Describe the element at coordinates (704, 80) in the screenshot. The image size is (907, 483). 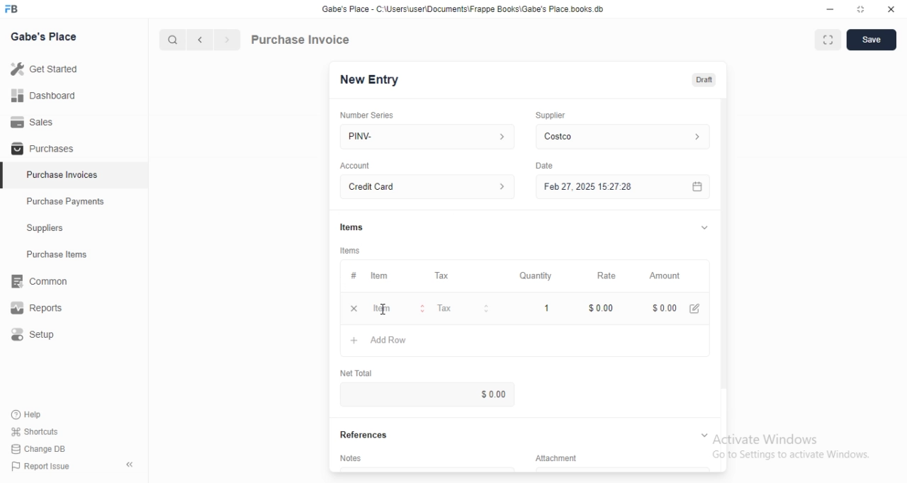
I see `Draft` at that location.